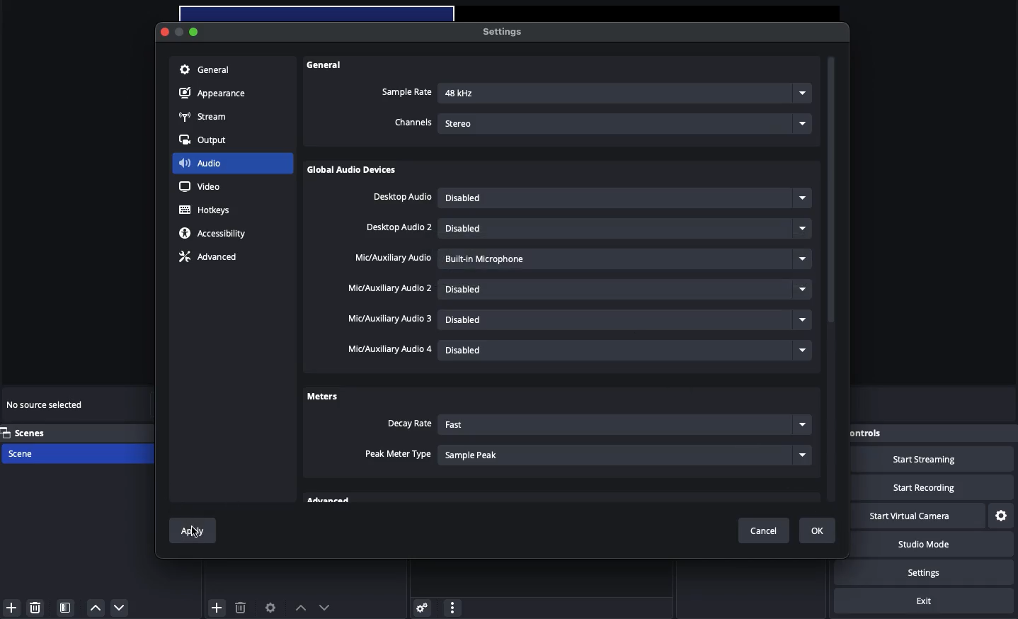 This screenshot has width=1018, height=619. Describe the element at coordinates (240, 607) in the screenshot. I see `Delete` at that location.